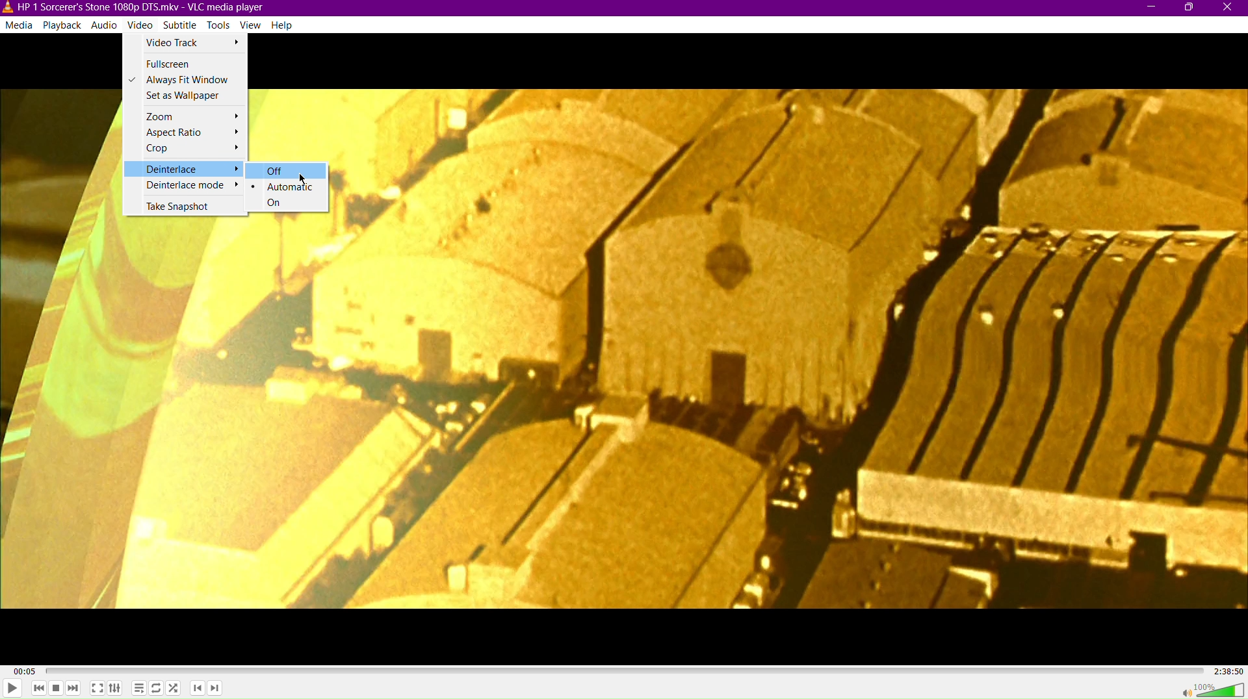 The width and height of the screenshot is (1248, 699). What do you see at coordinates (186, 64) in the screenshot?
I see `Fullscreen` at bounding box center [186, 64].